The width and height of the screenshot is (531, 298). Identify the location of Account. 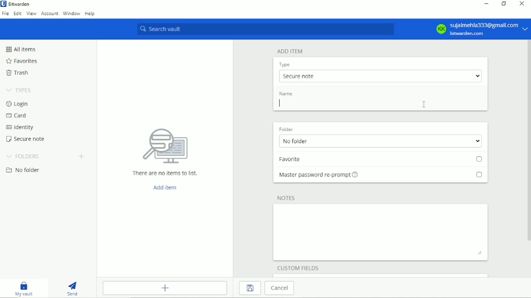
(50, 14).